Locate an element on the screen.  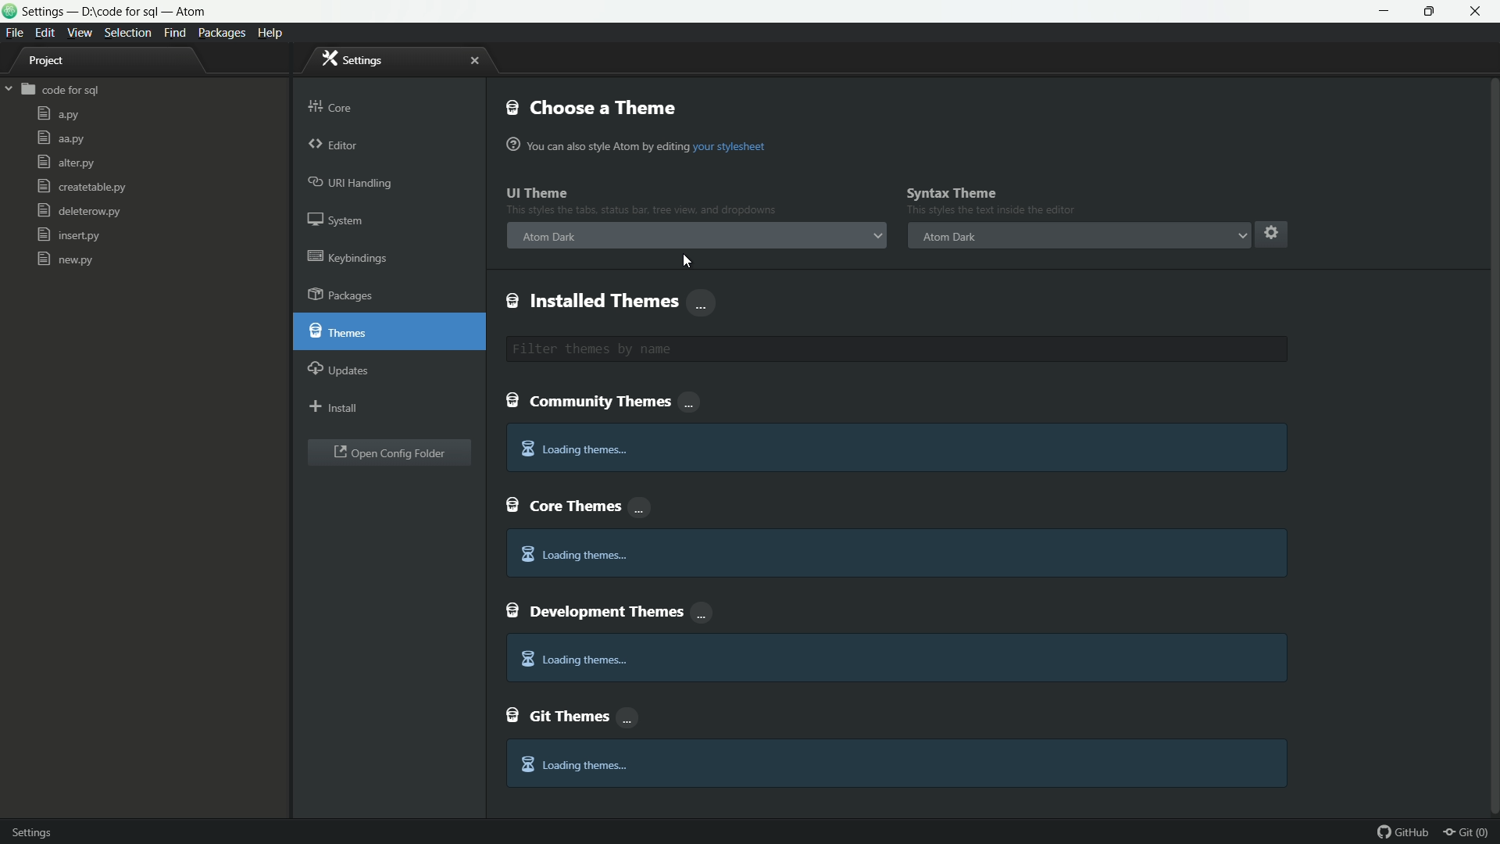
this styles the text inside the editor is located at coordinates (991, 211).